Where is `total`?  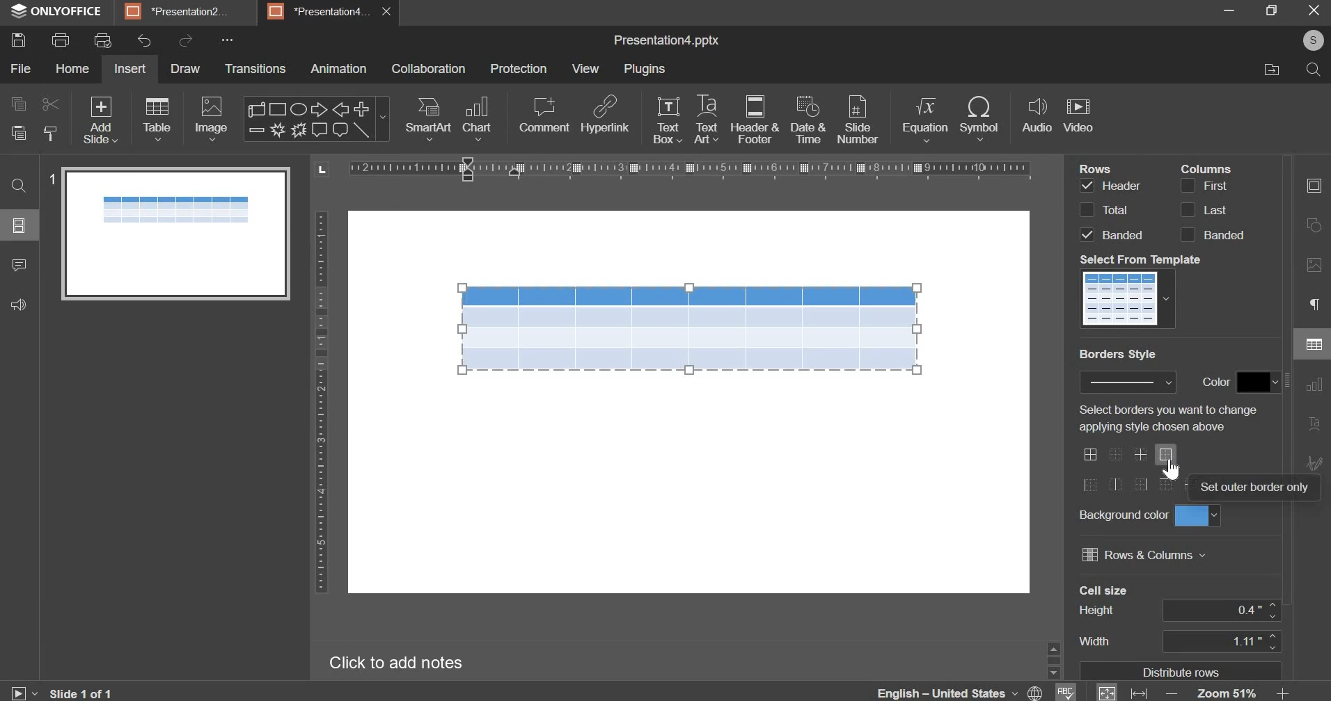 total is located at coordinates (1115, 209).